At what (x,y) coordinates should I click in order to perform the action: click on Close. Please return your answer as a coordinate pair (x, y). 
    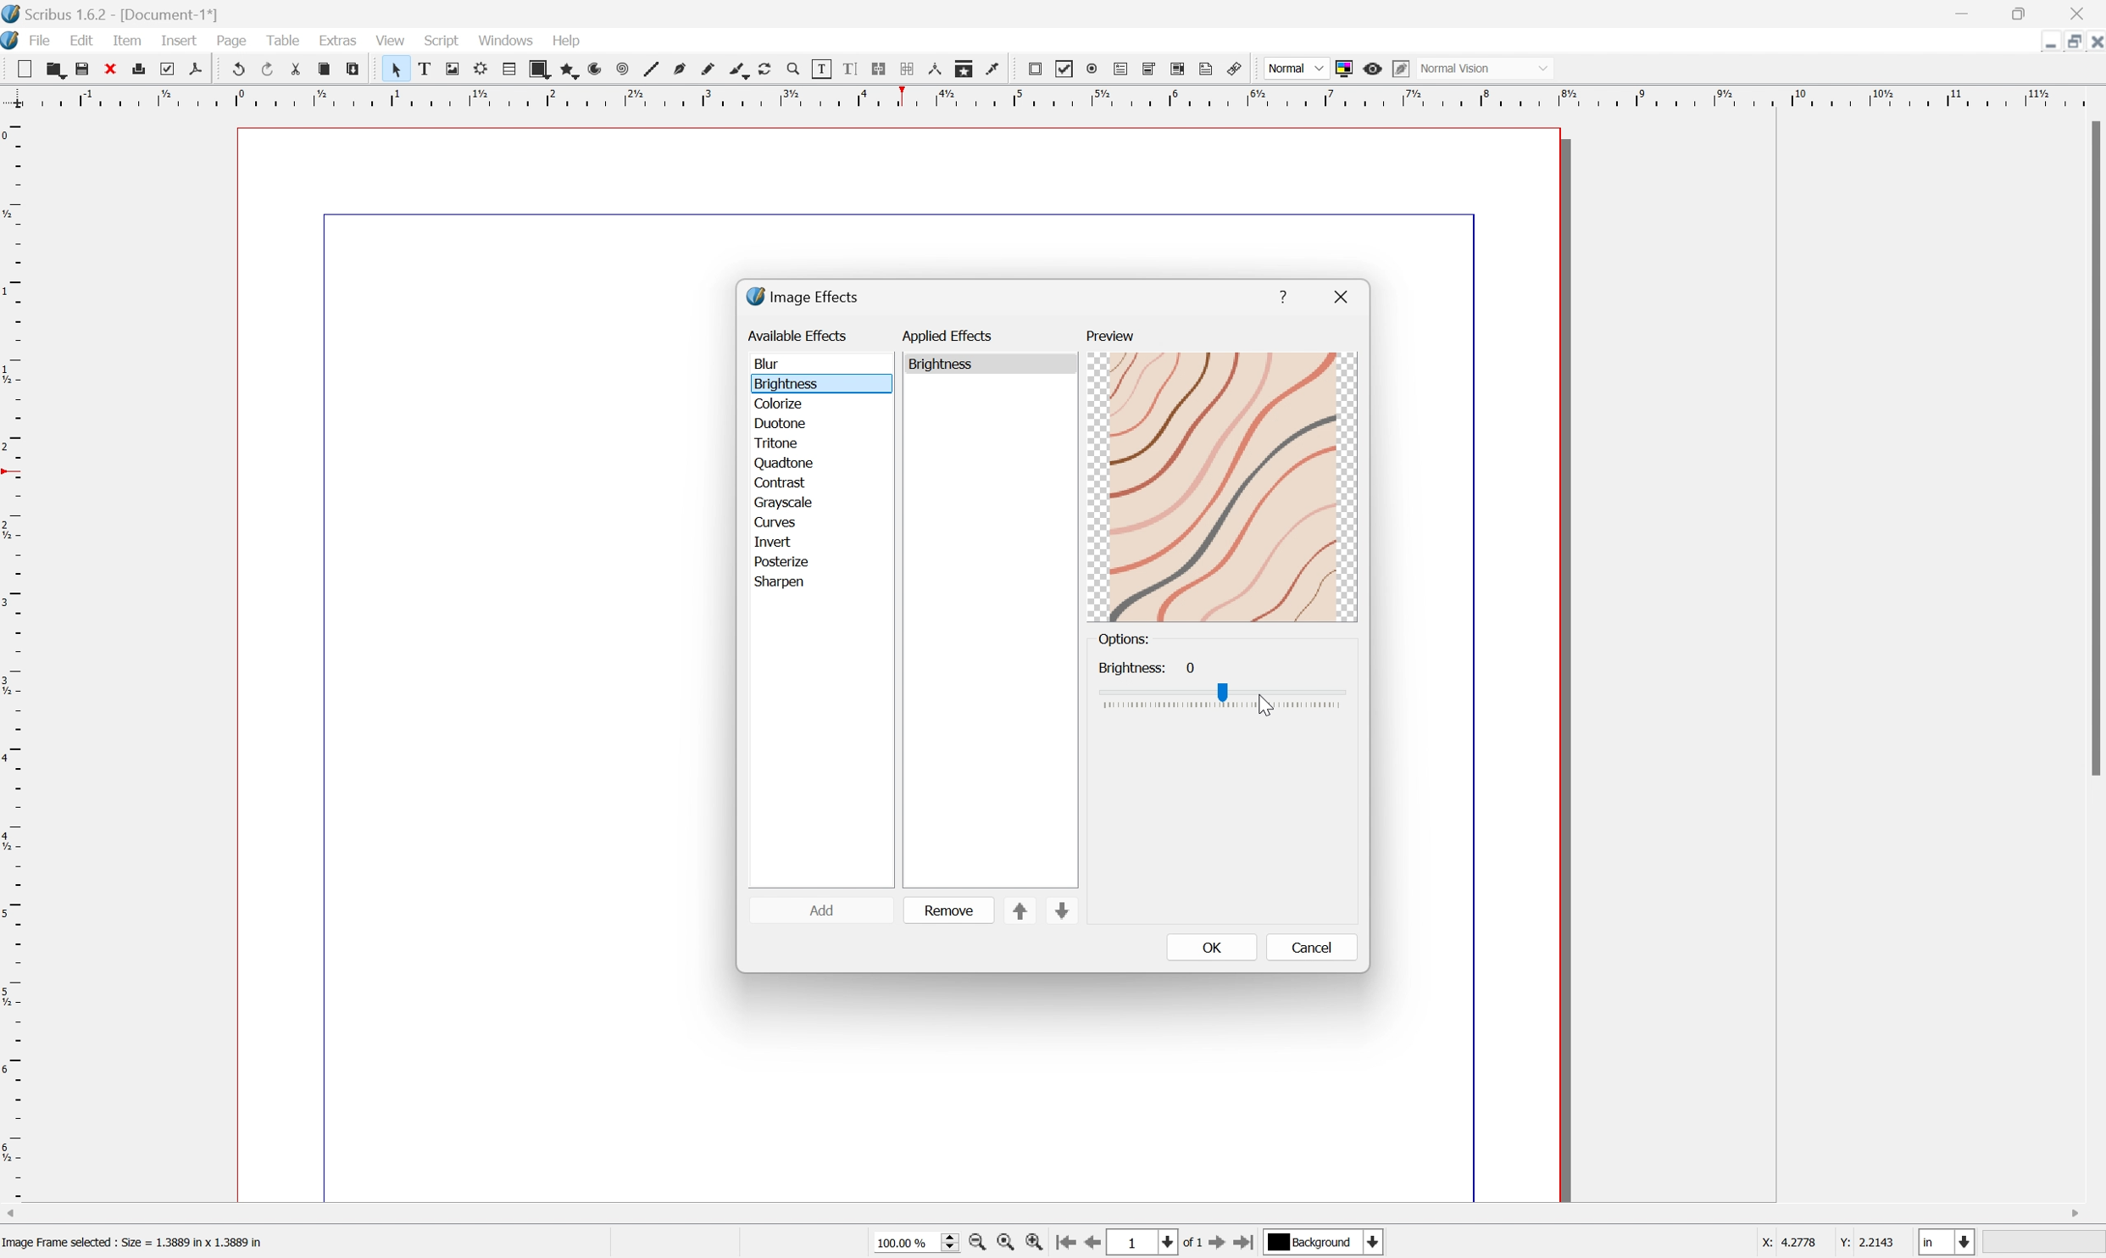
    Looking at the image, I should click on (2092, 44).